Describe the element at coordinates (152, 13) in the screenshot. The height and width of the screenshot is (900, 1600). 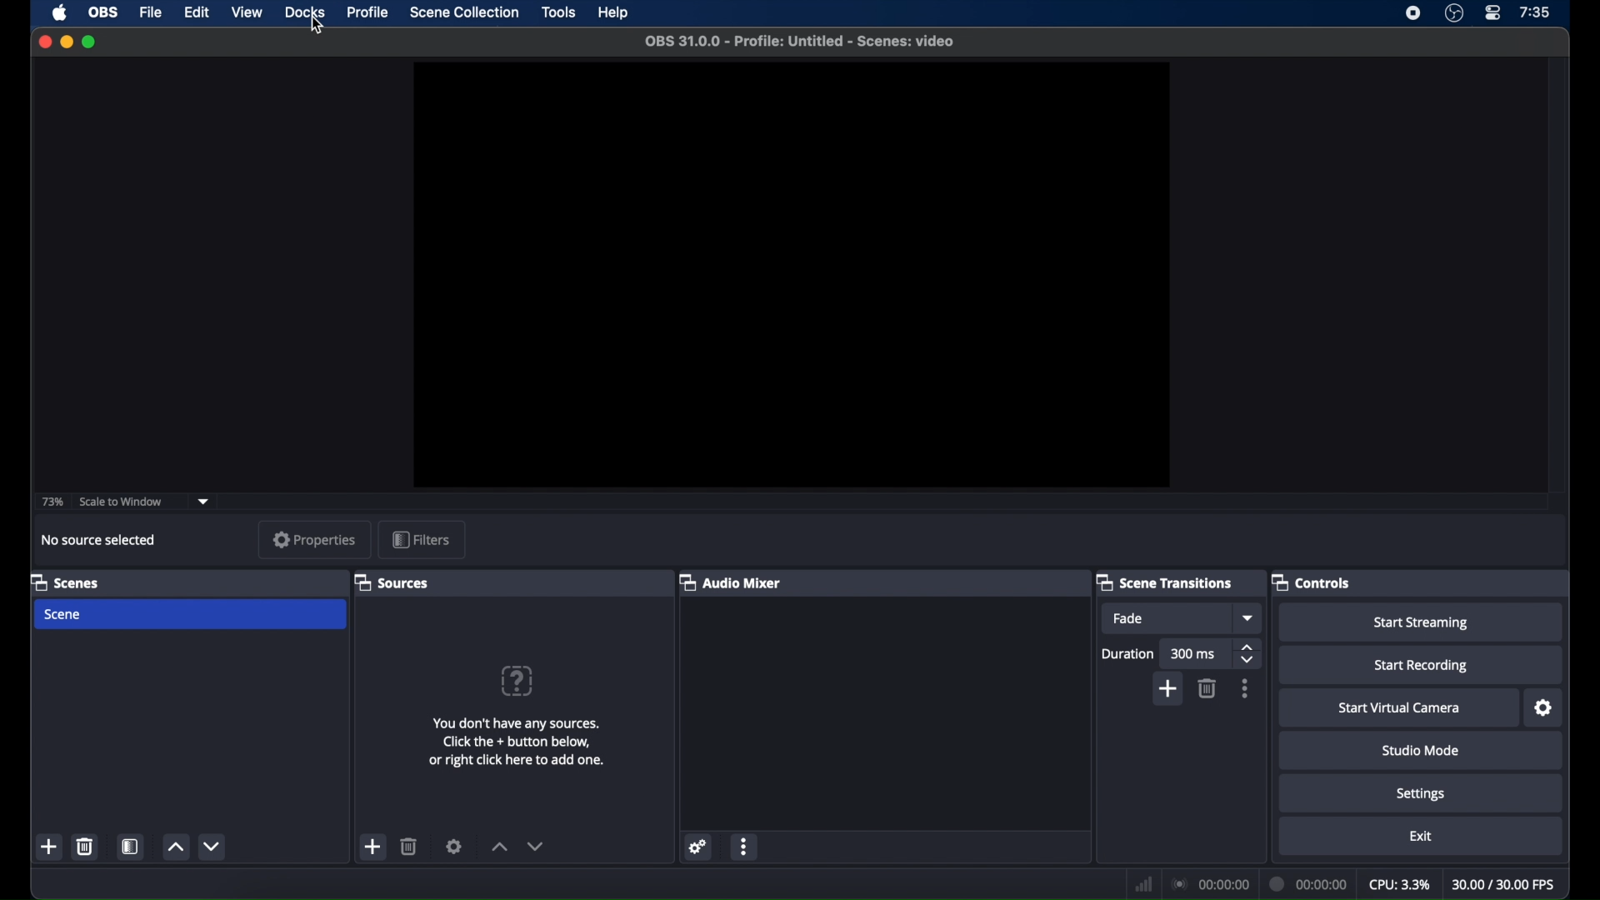
I see `file` at that location.